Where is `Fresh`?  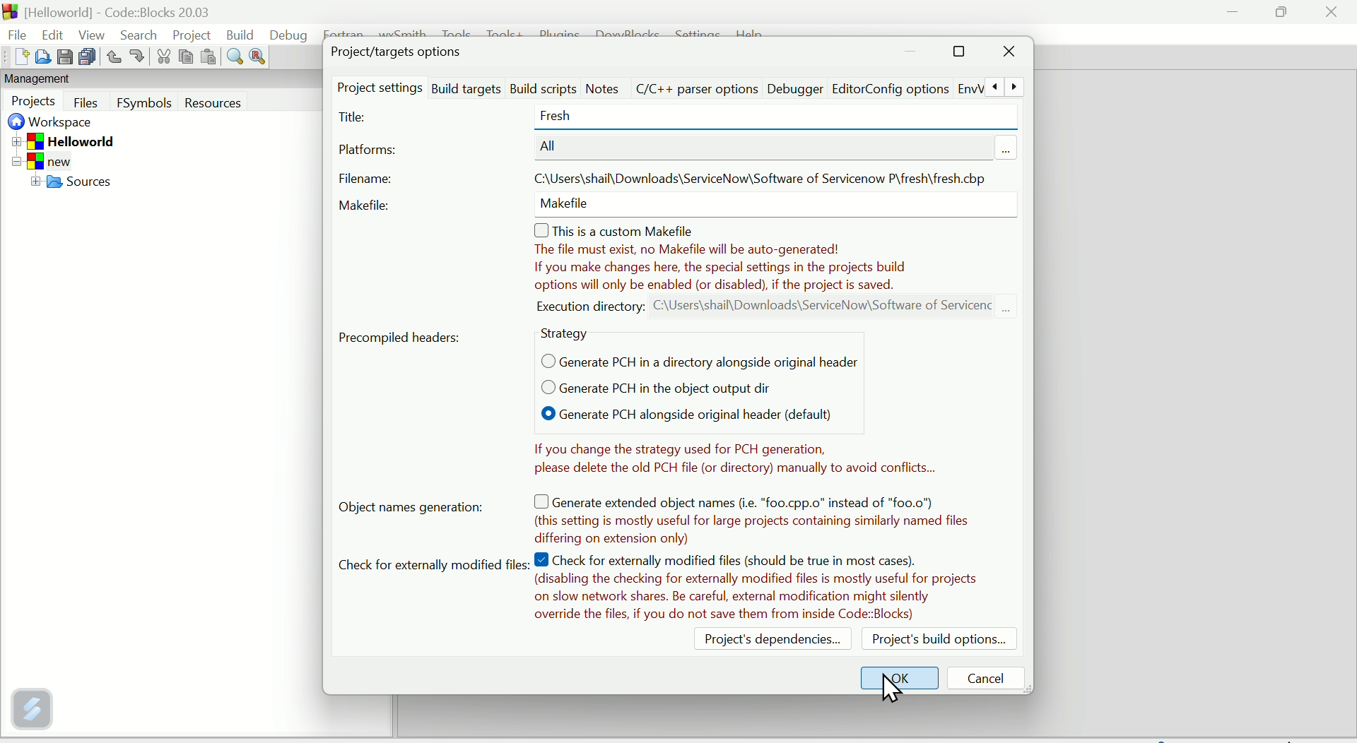
Fresh is located at coordinates (576, 117).